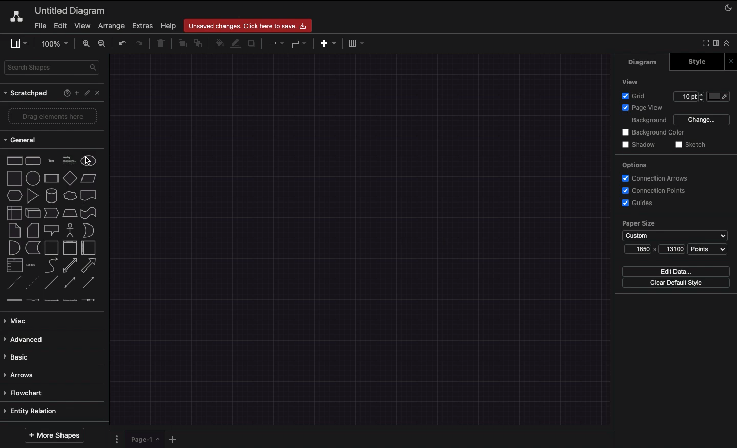 This screenshot has height=448, width=737. Describe the element at coordinates (654, 190) in the screenshot. I see `Connection points` at that location.